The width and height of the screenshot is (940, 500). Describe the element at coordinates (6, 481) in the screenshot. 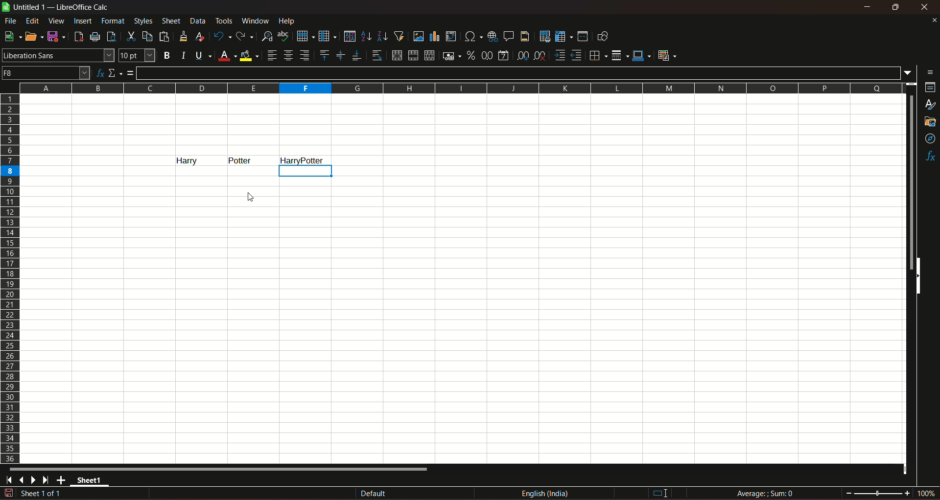

I see `scroll to first` at that location.